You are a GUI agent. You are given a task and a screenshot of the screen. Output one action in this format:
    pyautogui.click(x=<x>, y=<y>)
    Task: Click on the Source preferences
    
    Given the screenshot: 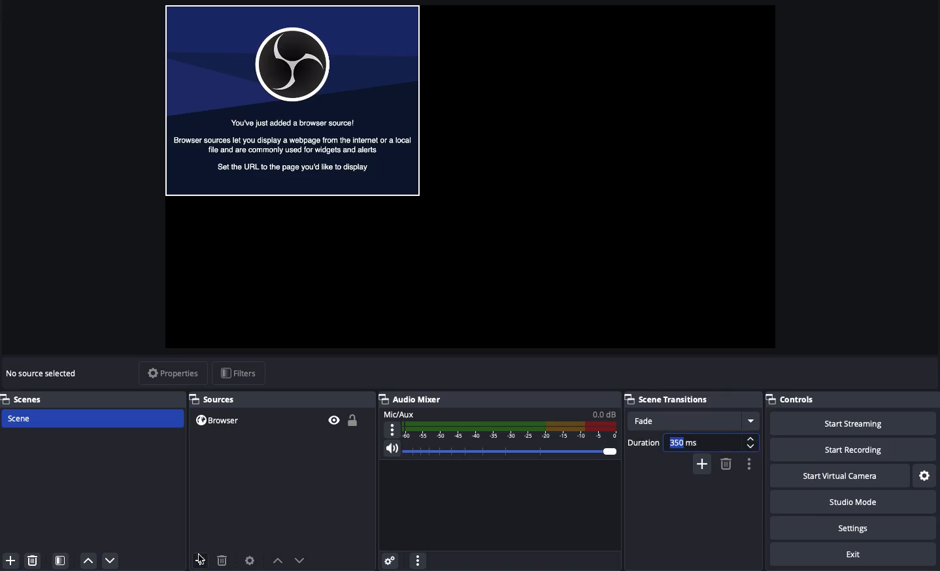 What is the action you would take?
    pyautogui.click(x=248, y=561)
    